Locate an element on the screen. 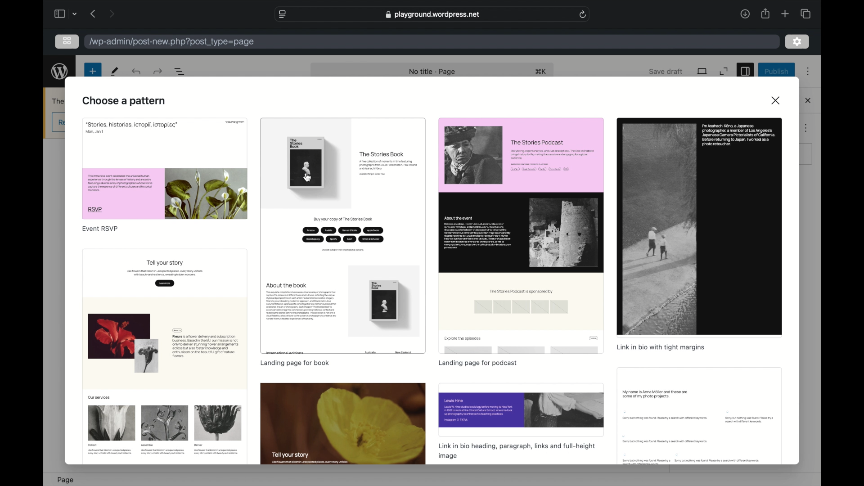 Image resolution: width=864 pixels, height=486 pixels. new is located at coordinates (93, 72).